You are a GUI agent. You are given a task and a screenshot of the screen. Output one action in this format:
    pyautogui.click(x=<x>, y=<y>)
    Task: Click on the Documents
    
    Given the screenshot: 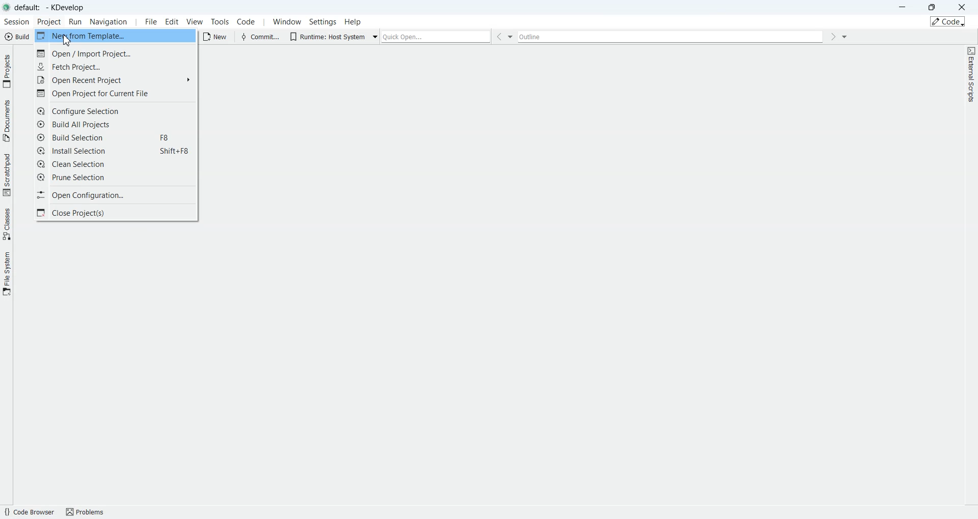 What is the action you would take?
    pyautogui.click(x=7, y=120)
    